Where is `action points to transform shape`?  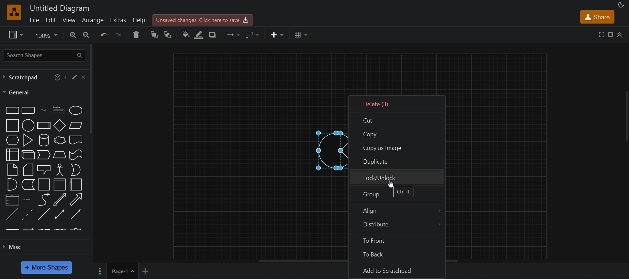 action points to transform shape is located at coordinates (318, 151).